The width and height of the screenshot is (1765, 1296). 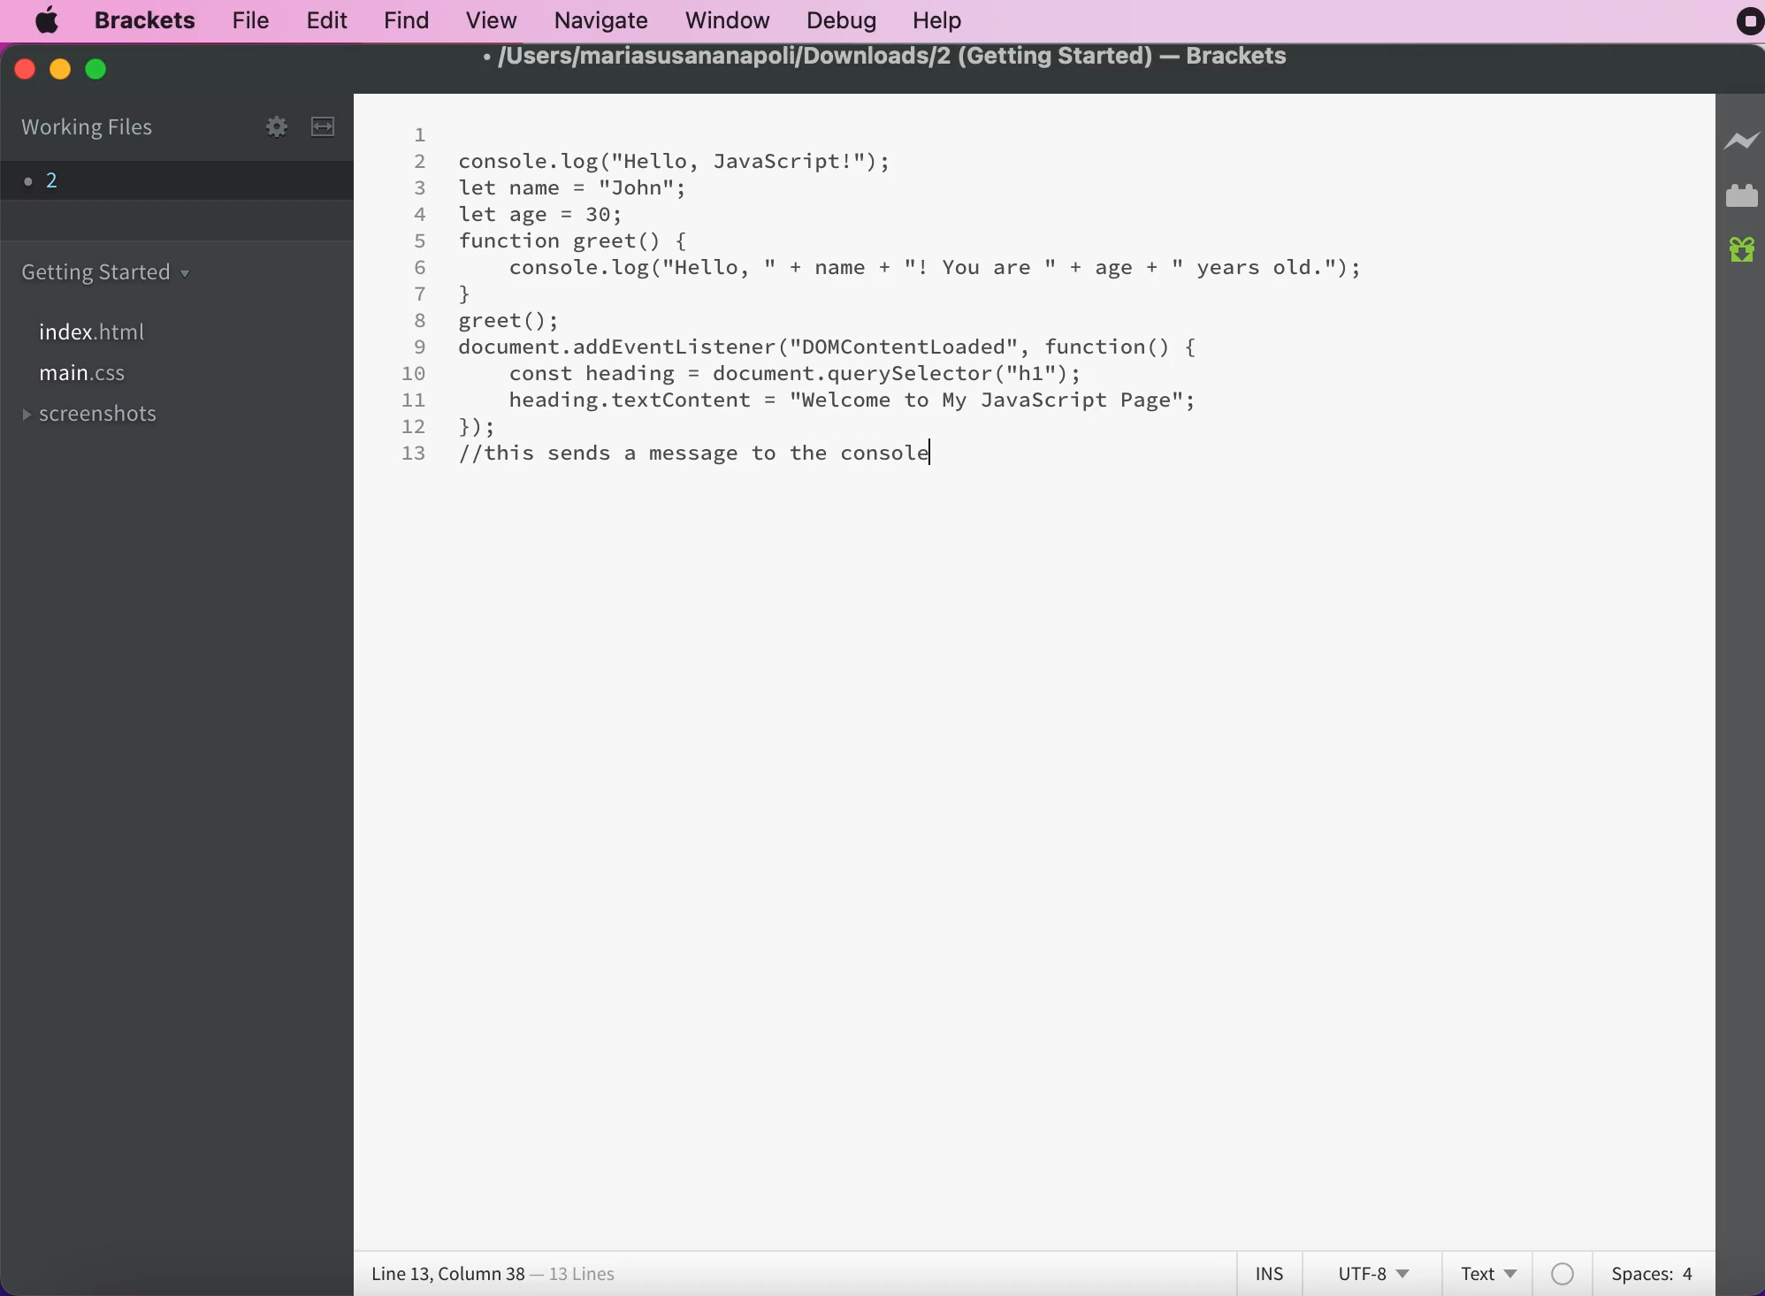 I want to click on color, so click(x=1566, y=1272).